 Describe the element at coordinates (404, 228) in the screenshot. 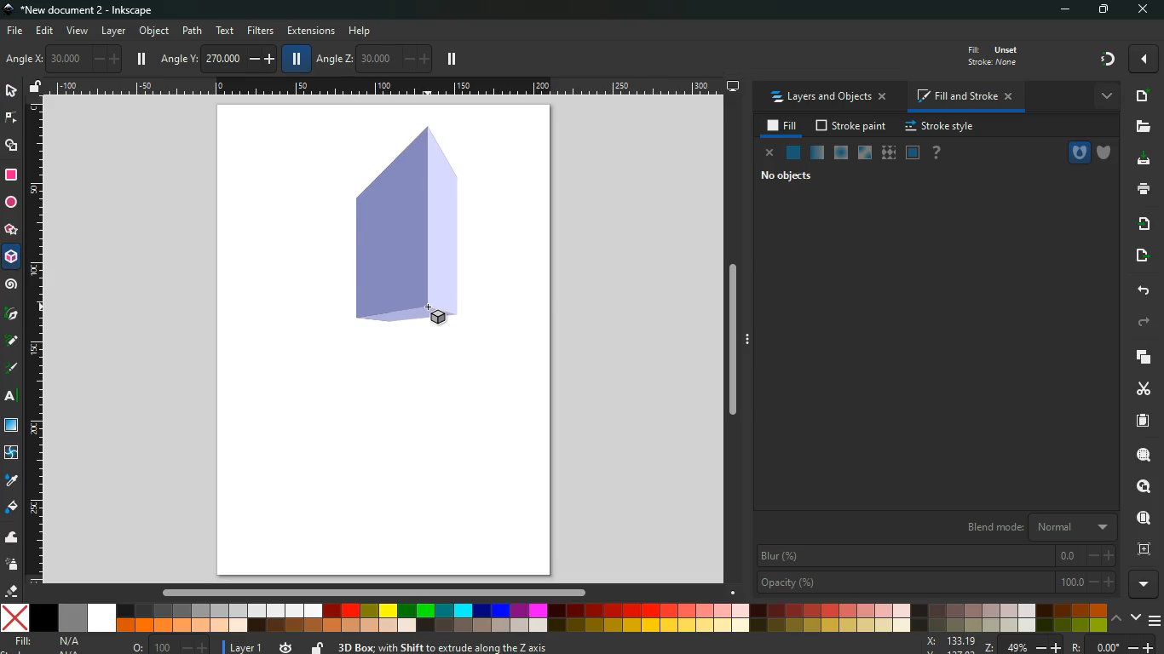

I see `Image` at that location.